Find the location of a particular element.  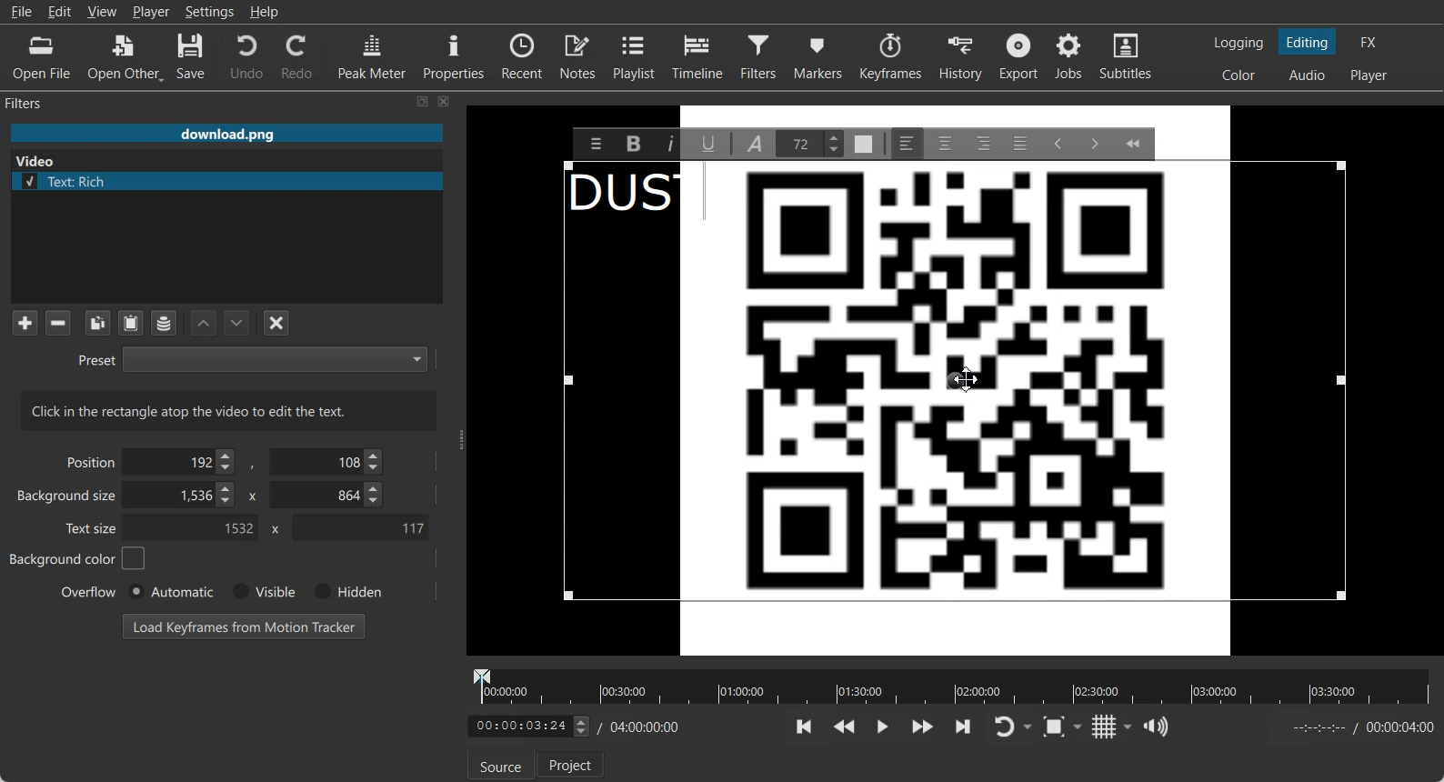

Decrease Indent is located at coordinates (1058, 144).